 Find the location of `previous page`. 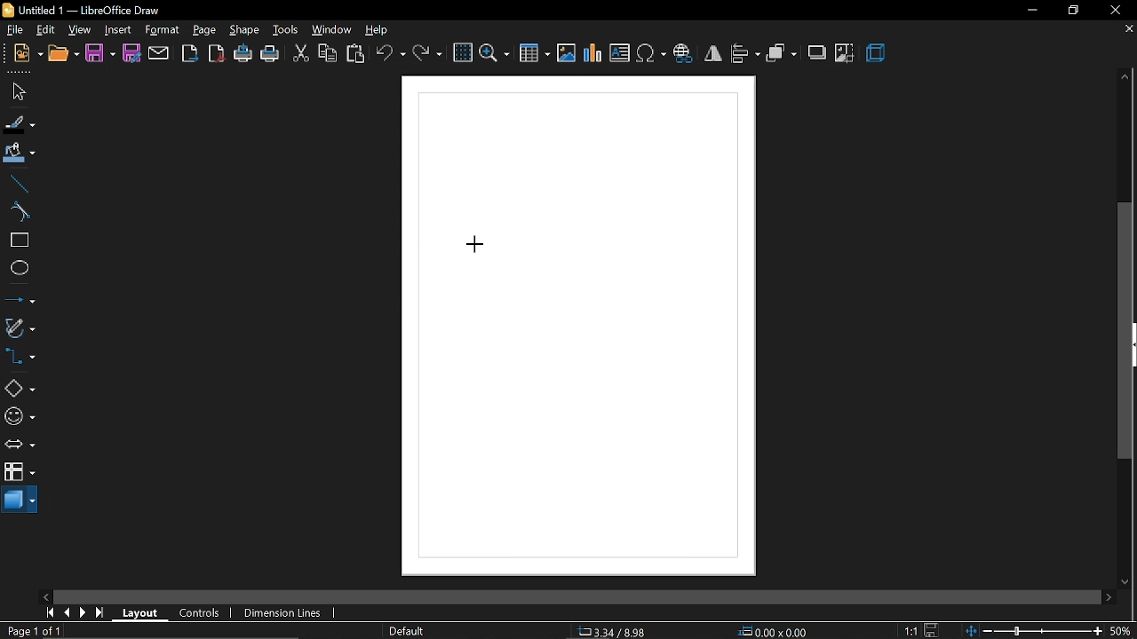

previous page is located at coordinates (64, 613).